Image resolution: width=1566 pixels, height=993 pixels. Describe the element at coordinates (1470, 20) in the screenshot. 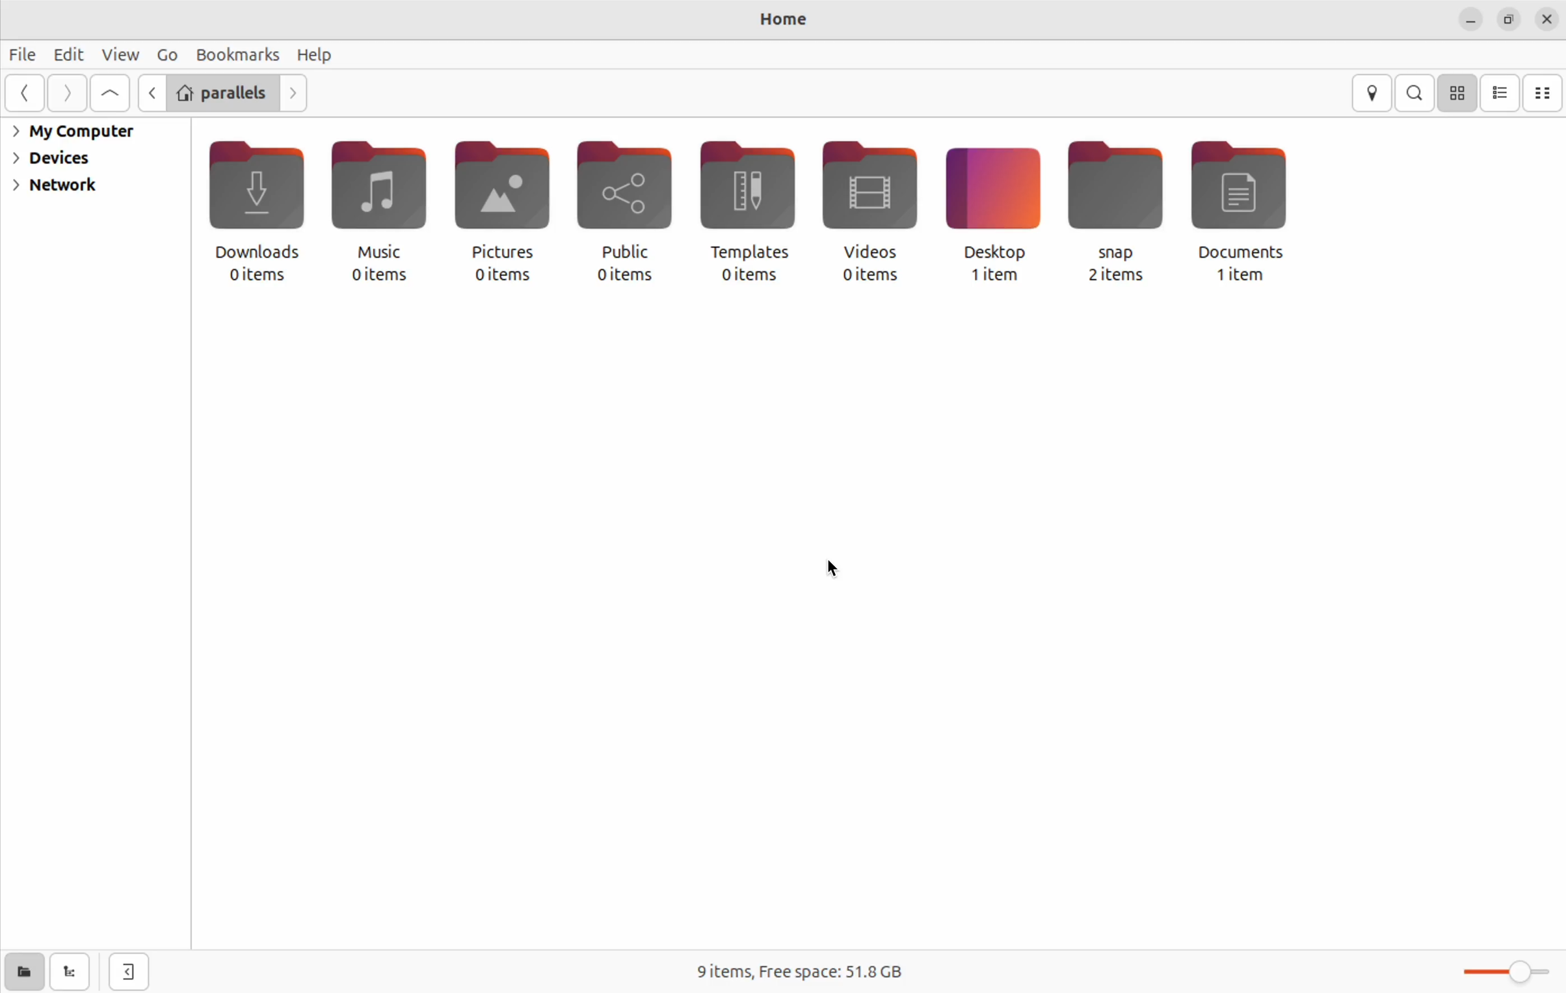

I see `minimze` at that location.